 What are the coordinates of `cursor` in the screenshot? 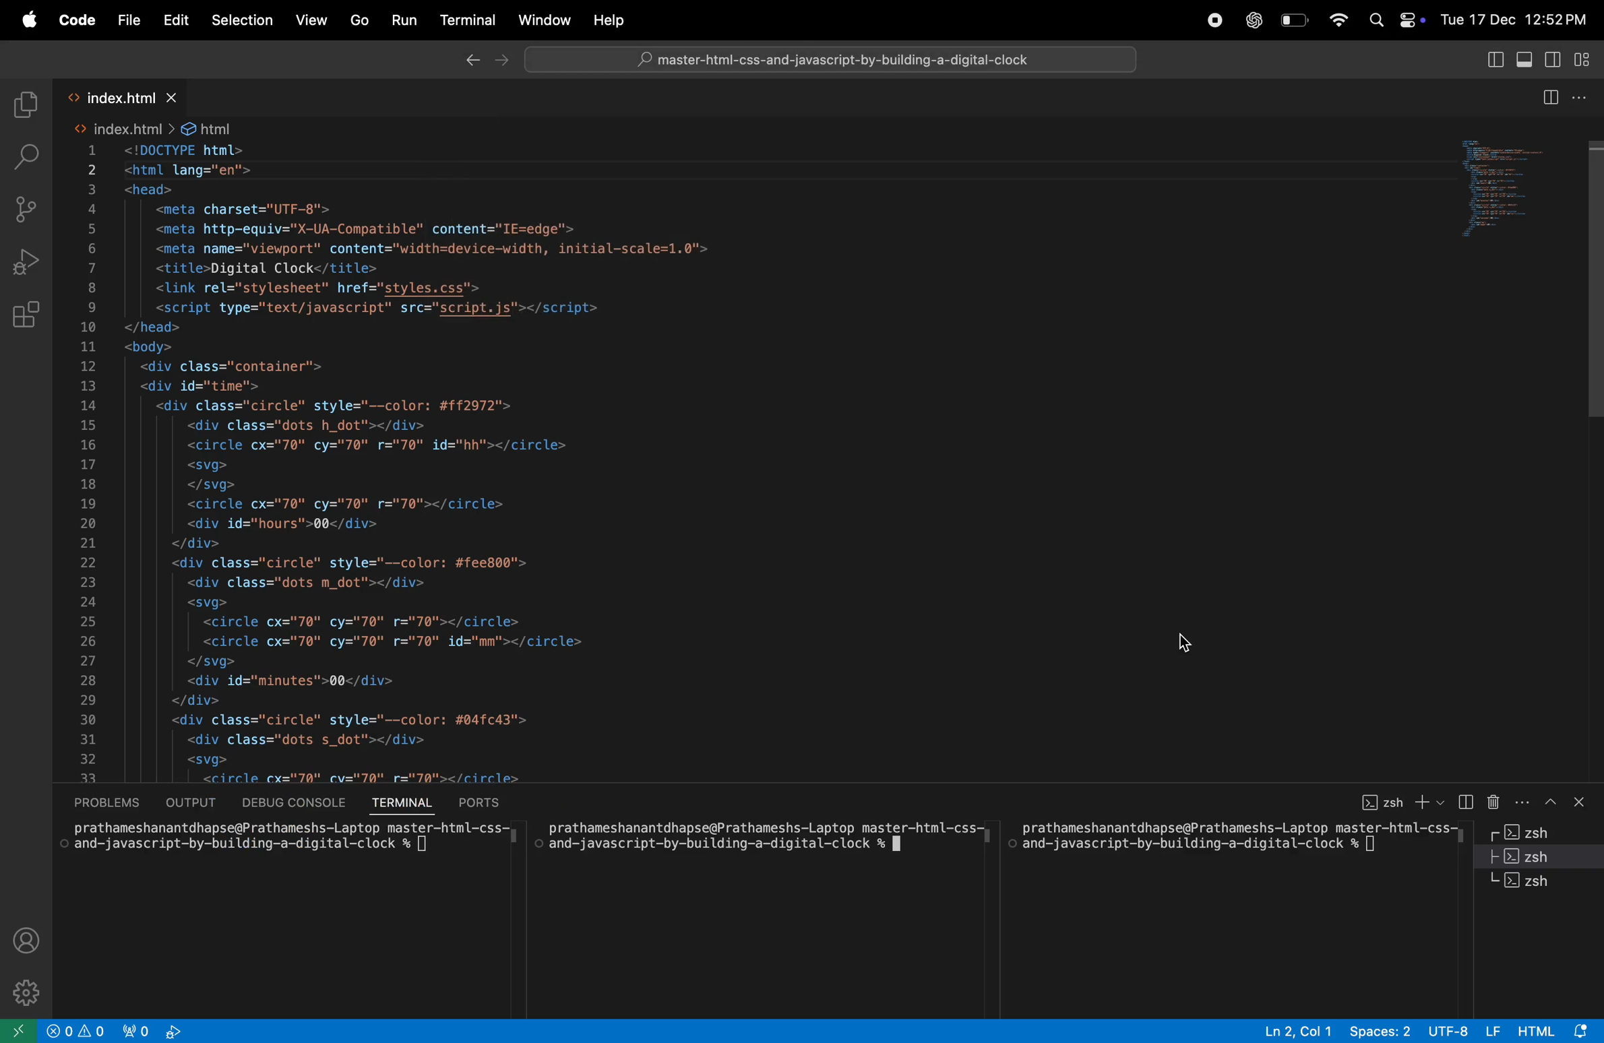 It's located at (1181, 643).